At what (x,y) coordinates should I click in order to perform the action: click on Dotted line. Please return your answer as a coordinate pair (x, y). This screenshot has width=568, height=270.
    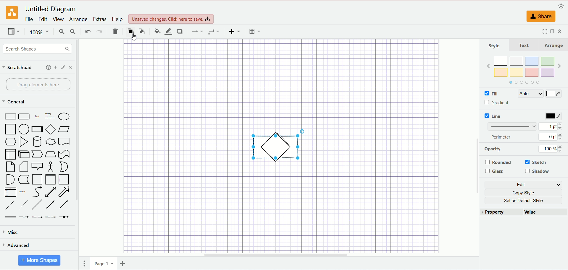
    Looking at the image, I should click on (23, 204).